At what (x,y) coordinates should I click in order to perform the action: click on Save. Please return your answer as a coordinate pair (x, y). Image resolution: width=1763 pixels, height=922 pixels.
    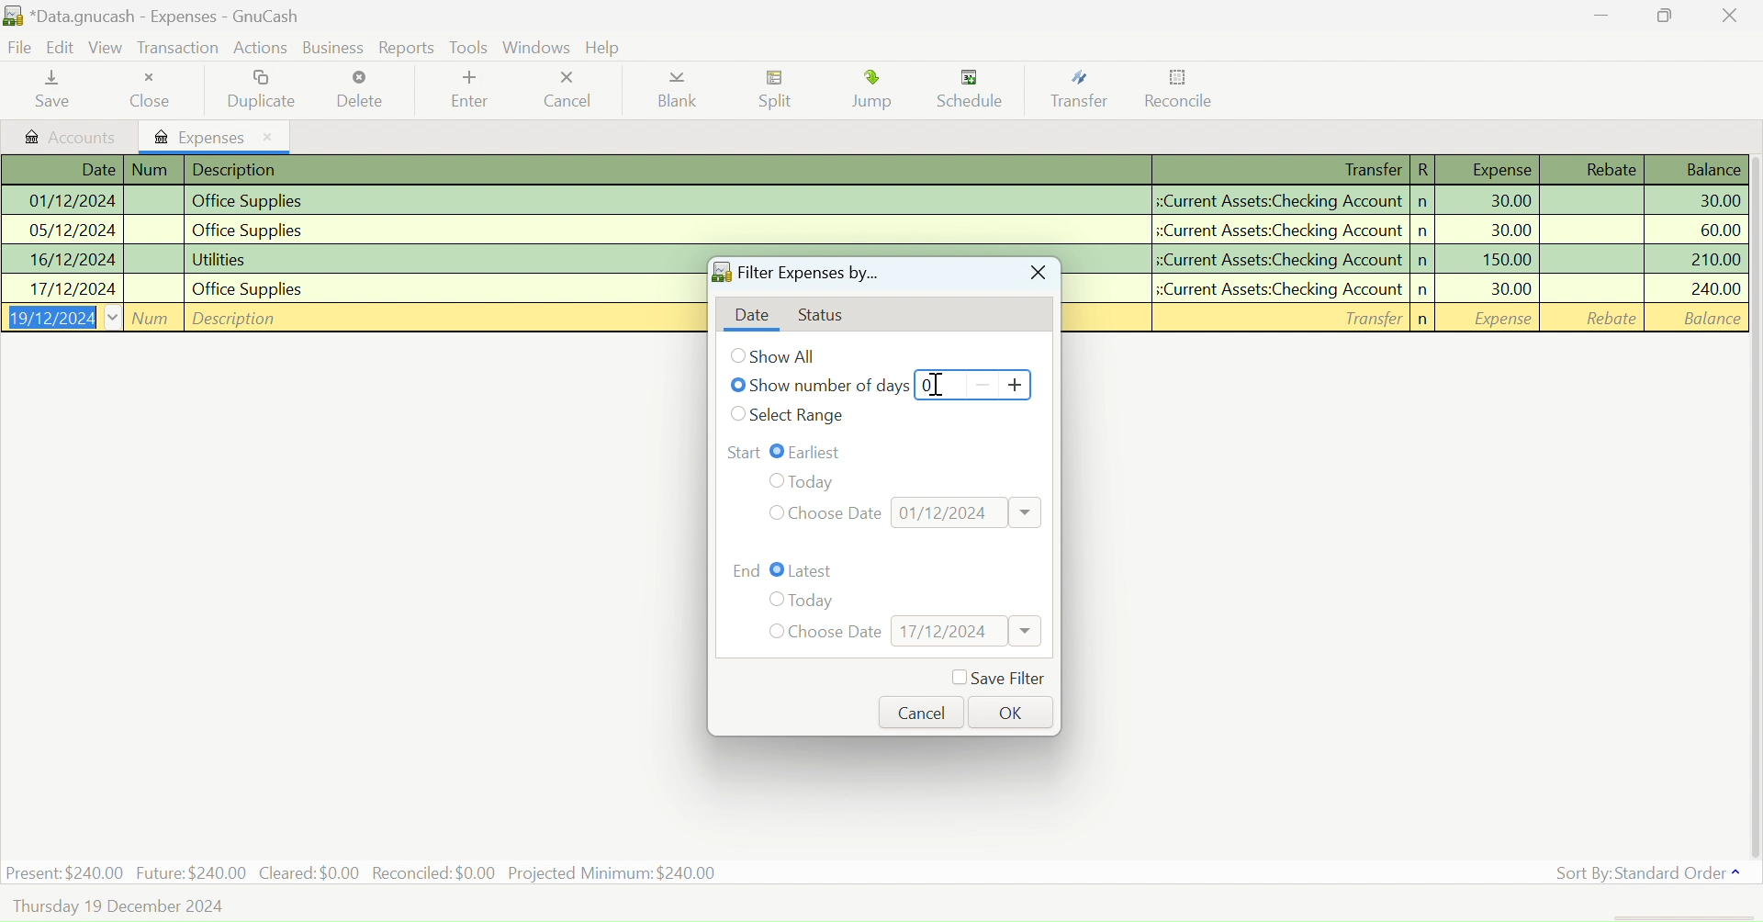
    Looking at the image, I should click on (50, 91).